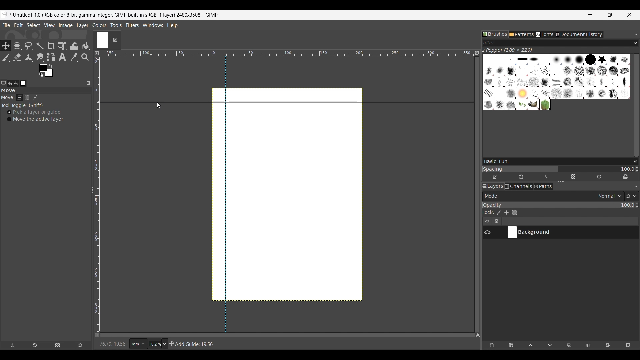 The height and width of the screenshot is (360, 640). What do you see at coordinates (629, 15) in the screenshot?
I see `Close interface` at bounding box center [629, 15].